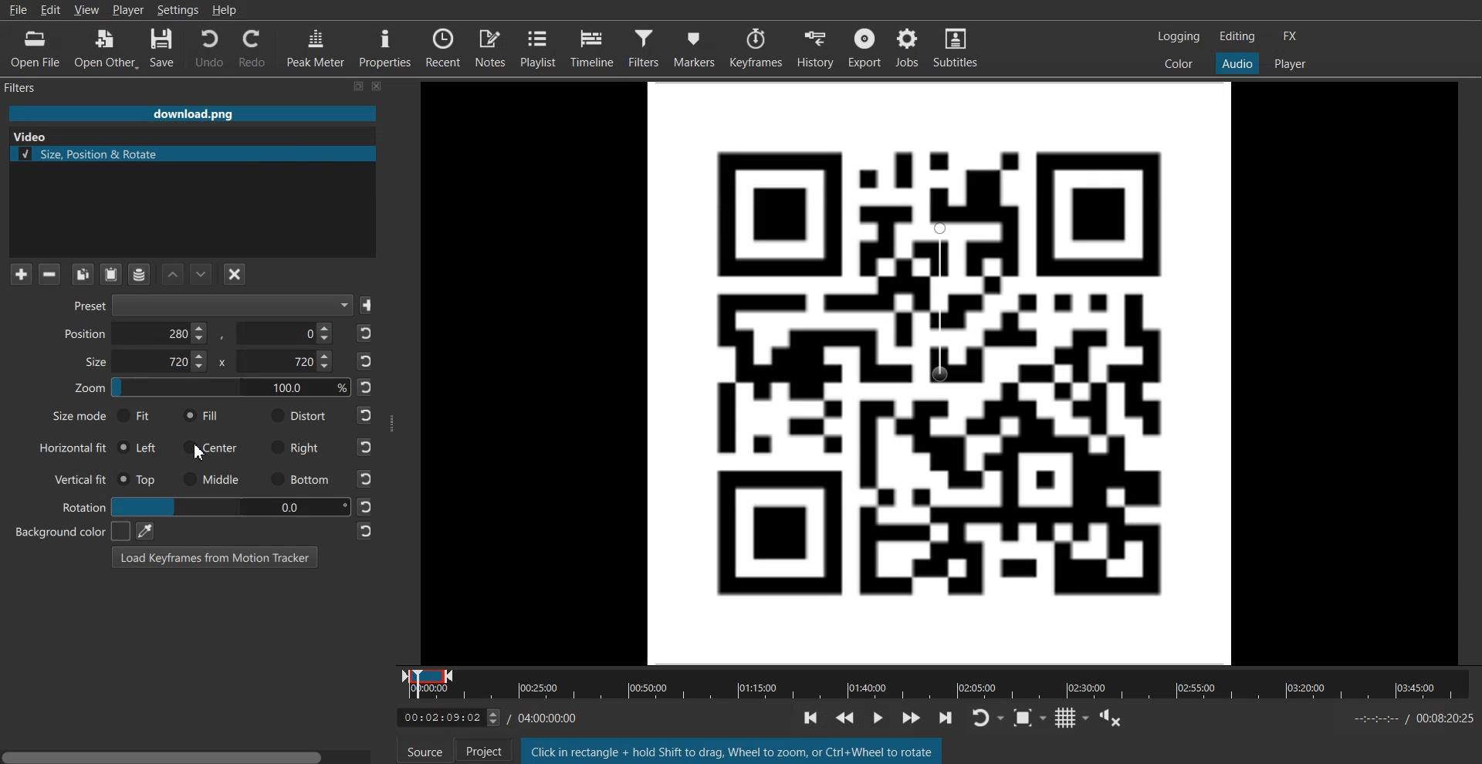  Describe the element at coordinates (28, 88) in the screenshot. I see `Text 1` at that location.